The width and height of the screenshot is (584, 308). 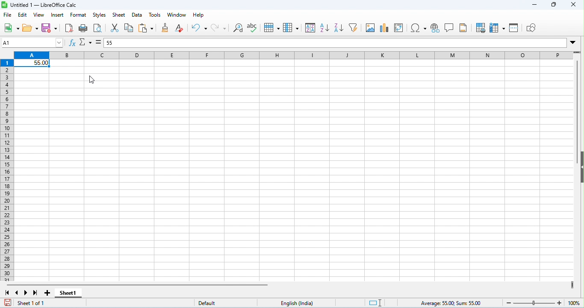 I want to click on english, so click(x=298, y=303).